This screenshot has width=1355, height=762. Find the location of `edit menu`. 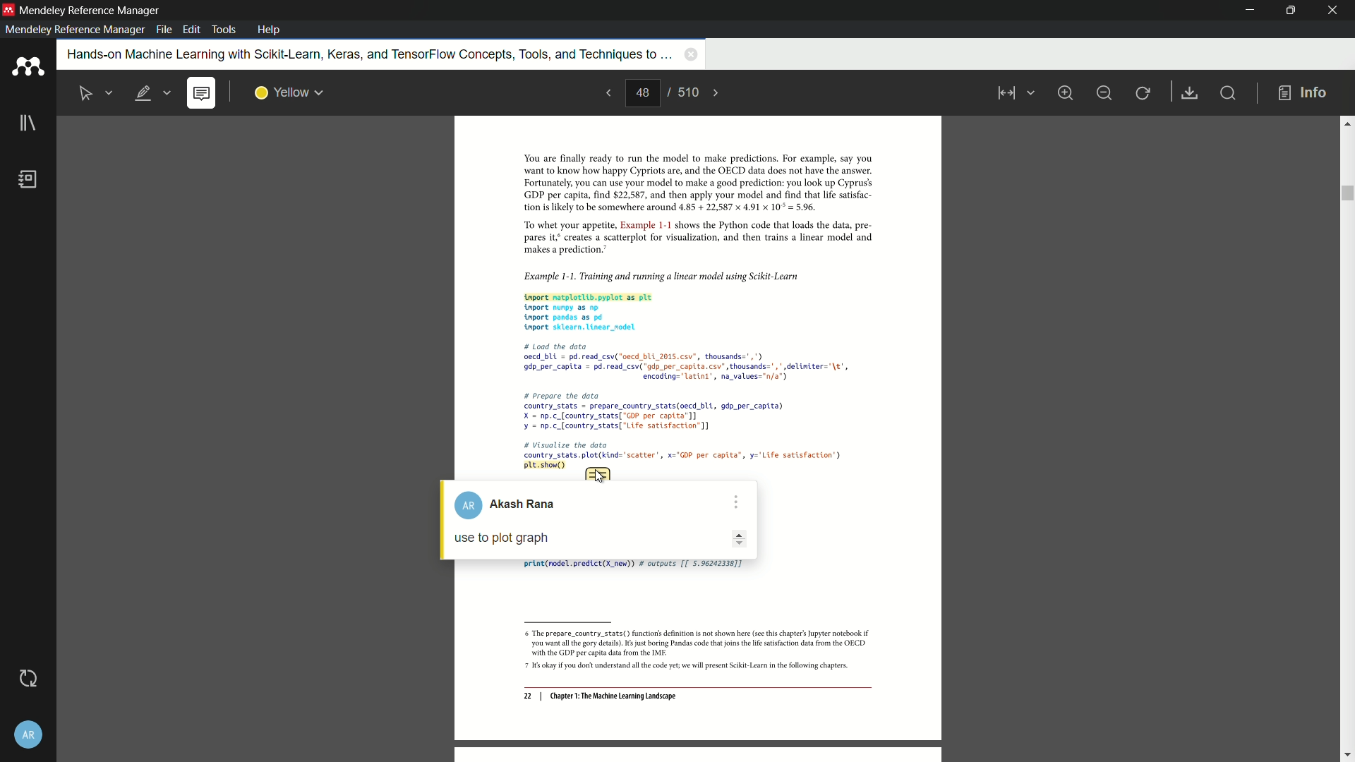

edit menu is located at coordinates (193, 30).